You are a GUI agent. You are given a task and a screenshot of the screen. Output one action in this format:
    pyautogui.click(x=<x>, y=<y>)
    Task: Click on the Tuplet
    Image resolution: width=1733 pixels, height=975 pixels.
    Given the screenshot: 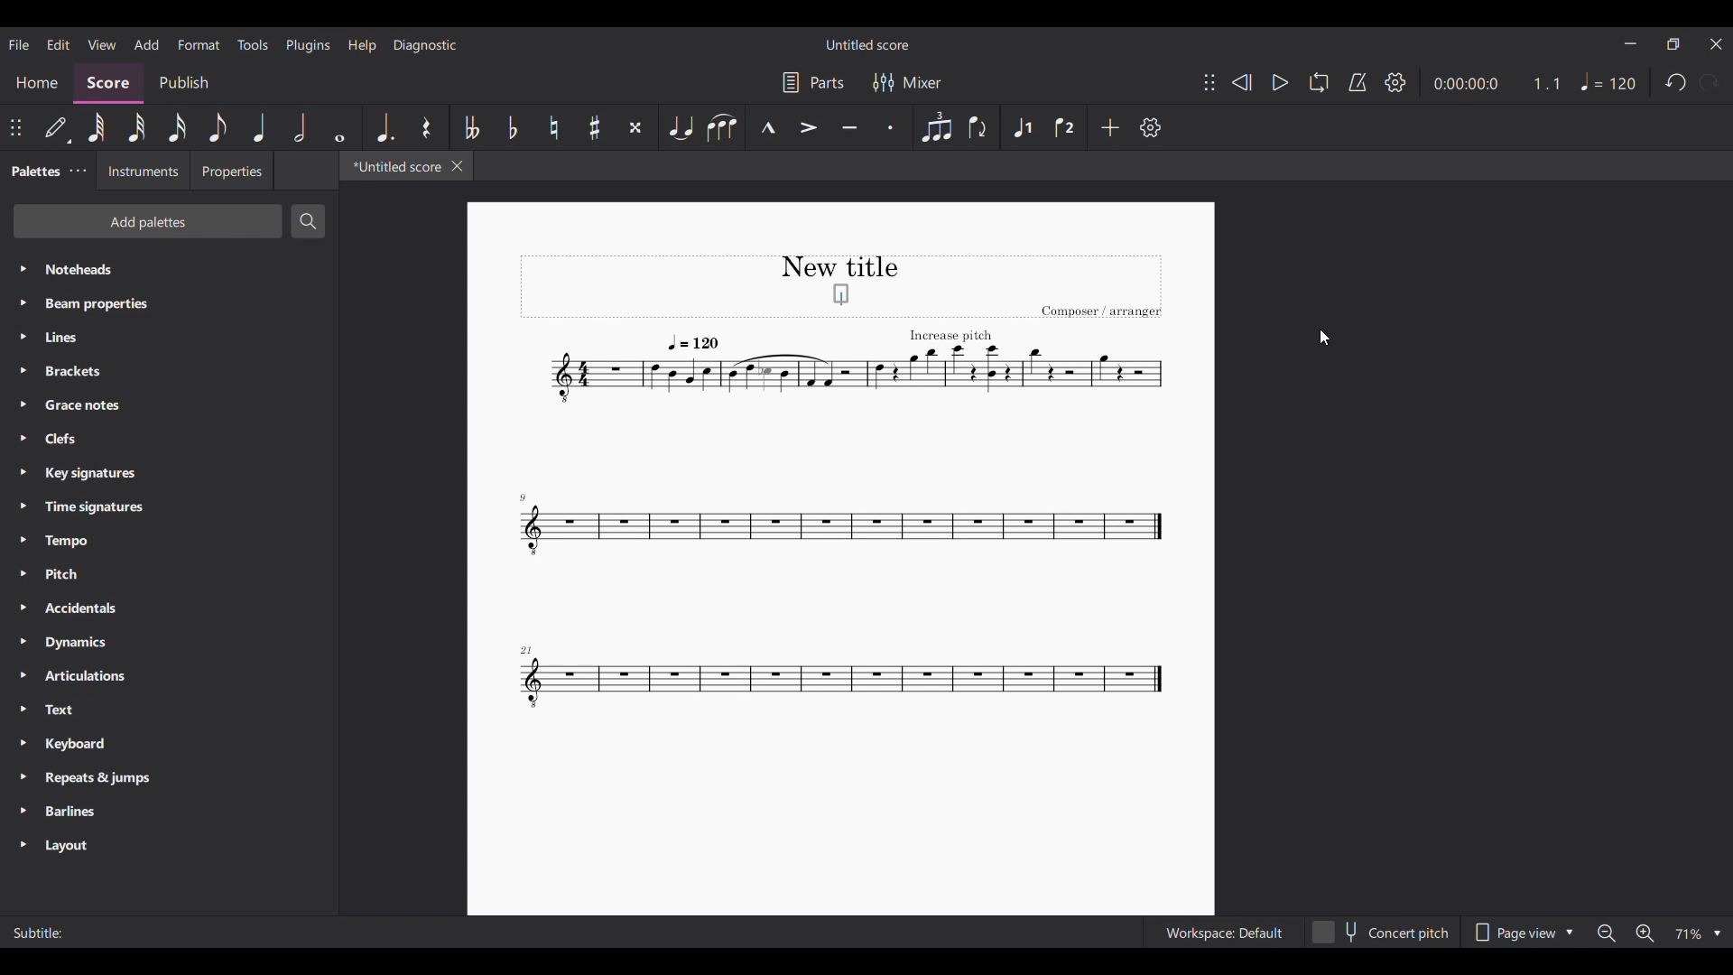 What is the action you would take?
    pyautogui.click(x=936, y=127)
    